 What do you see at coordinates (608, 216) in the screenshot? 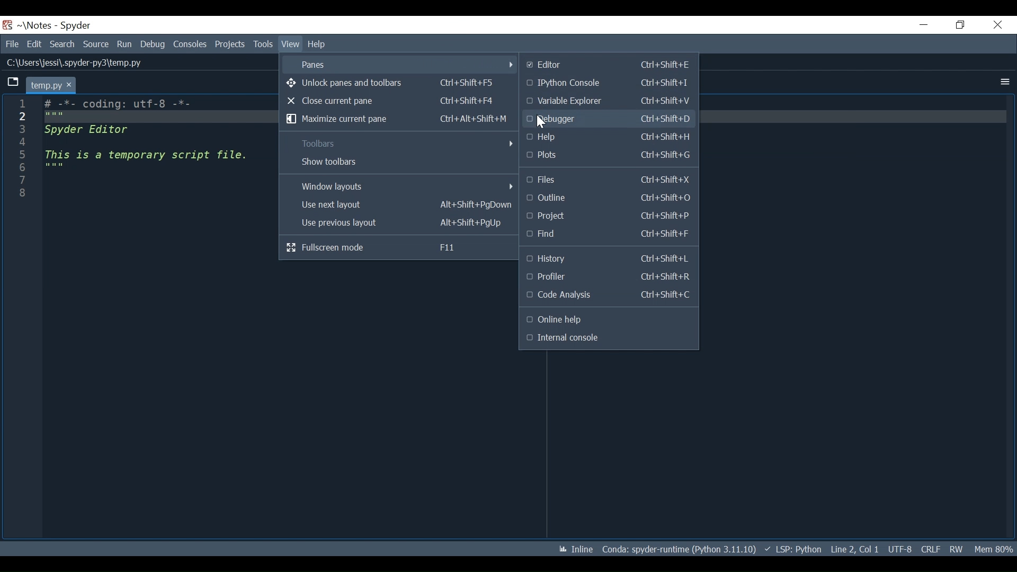
I see `Projects` at bounding box center [608, 216].